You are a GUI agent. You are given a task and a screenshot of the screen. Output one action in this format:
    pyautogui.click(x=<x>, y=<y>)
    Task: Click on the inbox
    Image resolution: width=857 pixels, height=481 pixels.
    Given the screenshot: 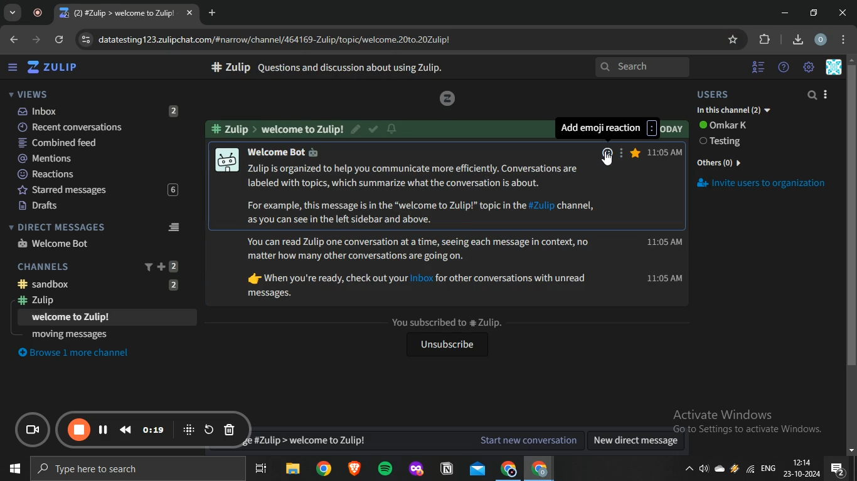 What is the action you would take?
    pyautogui.click(x=96, y=111)
    